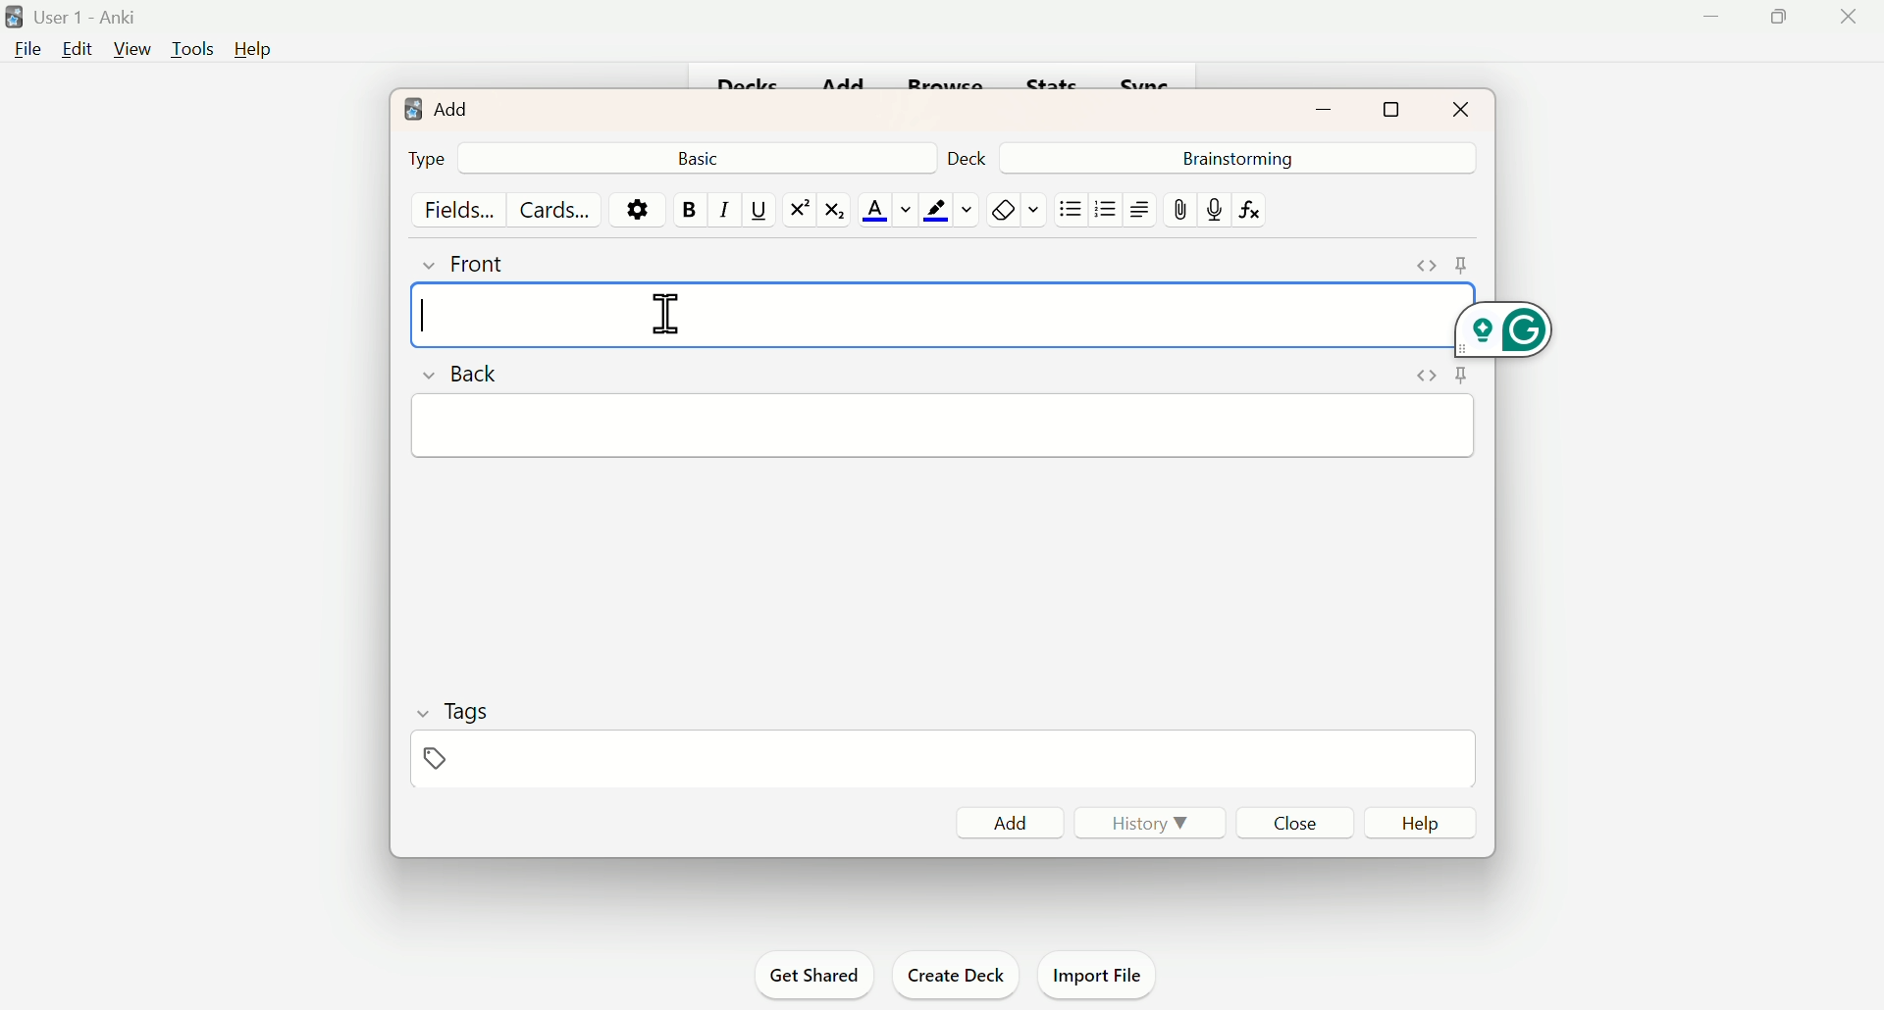 This screenshot has height=1010, width=1884. What do you see at coordinates (952, 973) in the screenshot?
I see `Create Deck` at bounding box center [952, 973].